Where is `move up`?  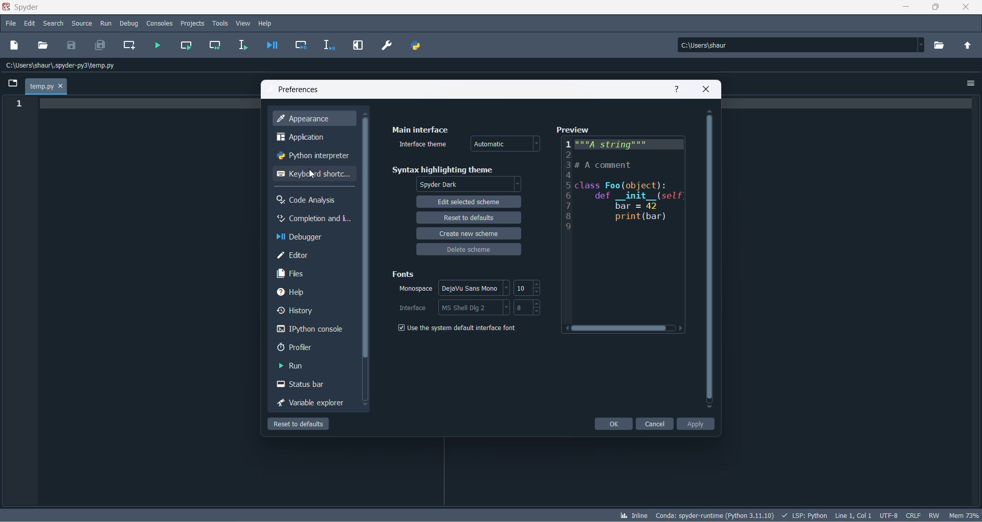
move up is located at coordinates (710, 111).